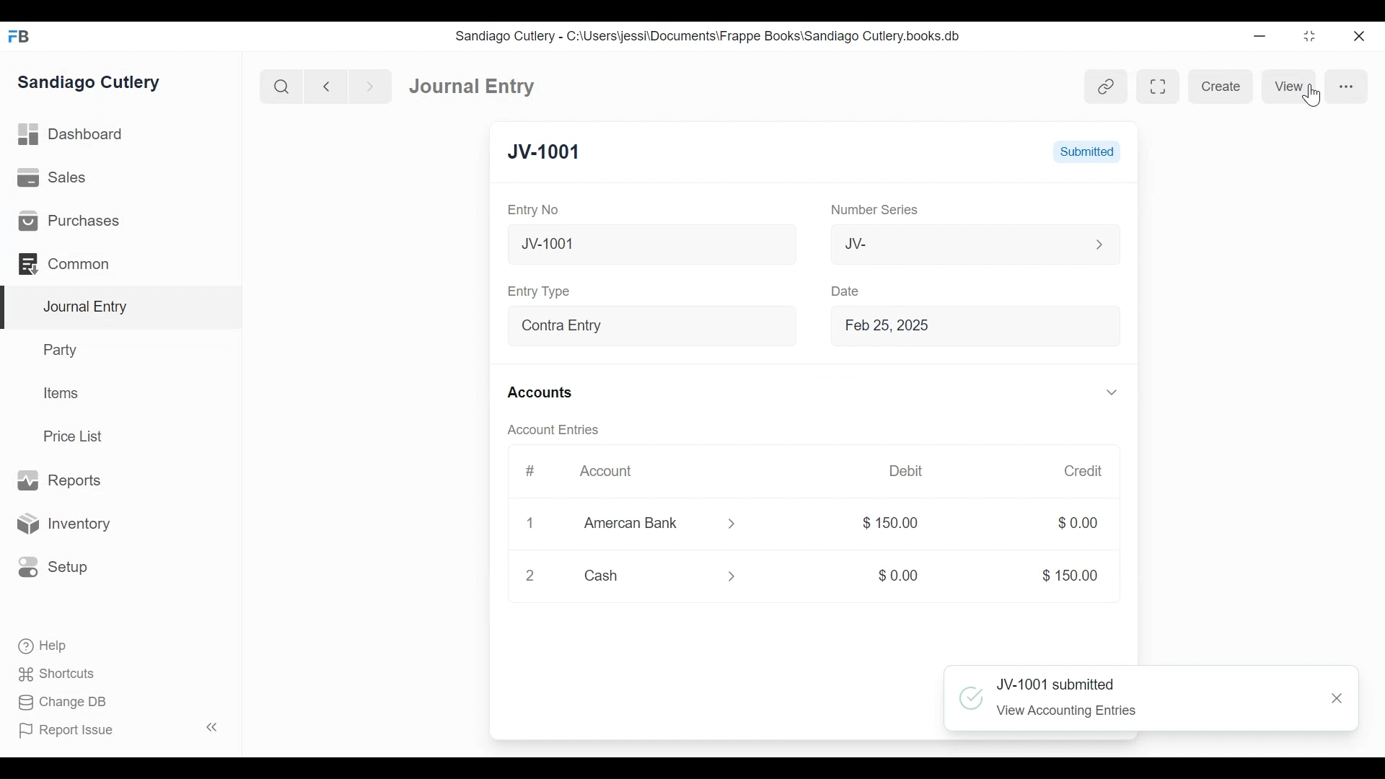 Image resolution: width=1385 pixels, height=779 pixels. I want to click on Dashboard, so click(72, 135).